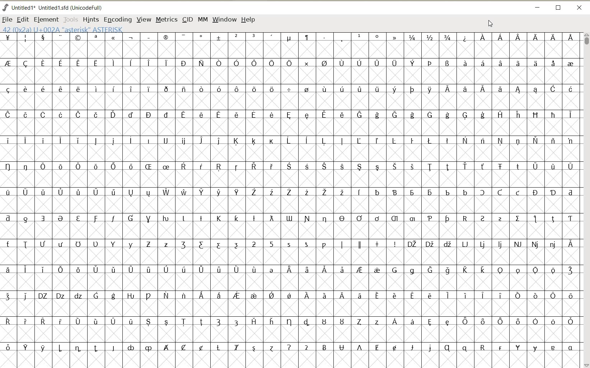 Image resolution: width=590 pixels, height=368 pixels. I want to click on ELEMENT, so click(46, 19).